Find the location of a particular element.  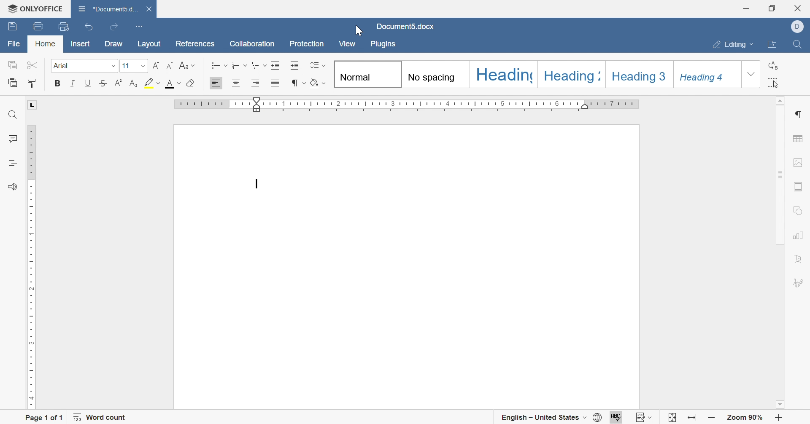

page 1 of 1 is located at coordinates (44, 417).